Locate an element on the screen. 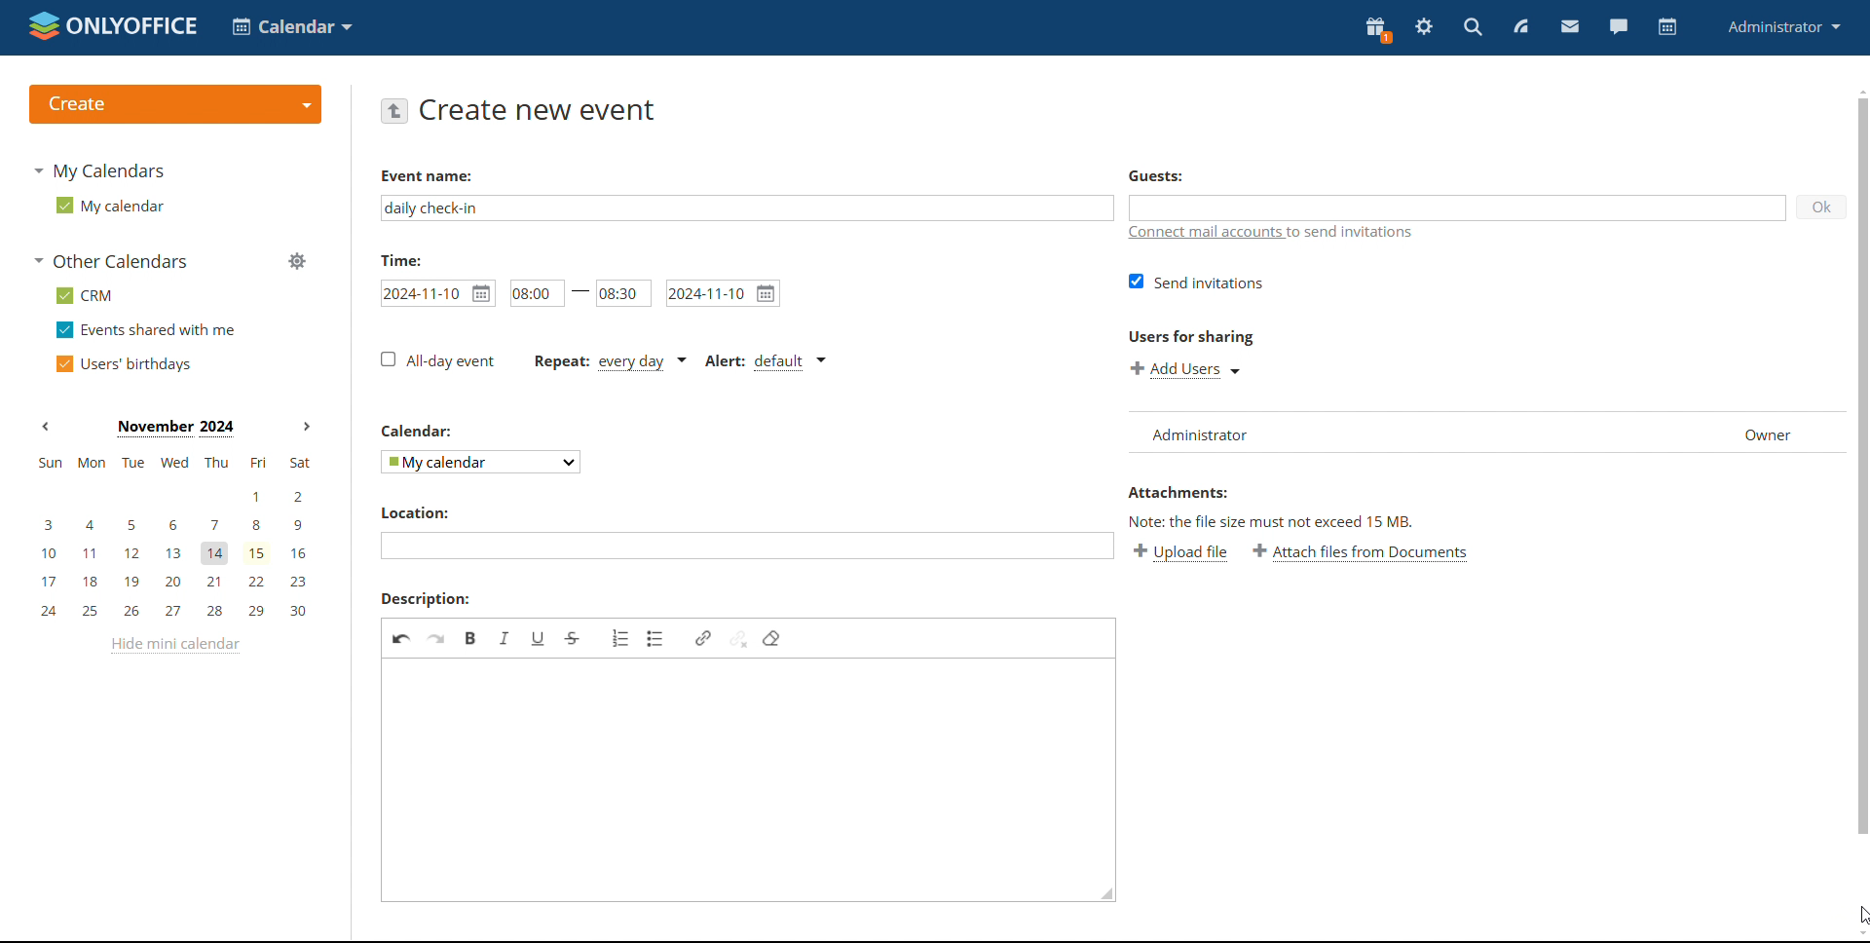  description: is located at coordinates (426, 598).